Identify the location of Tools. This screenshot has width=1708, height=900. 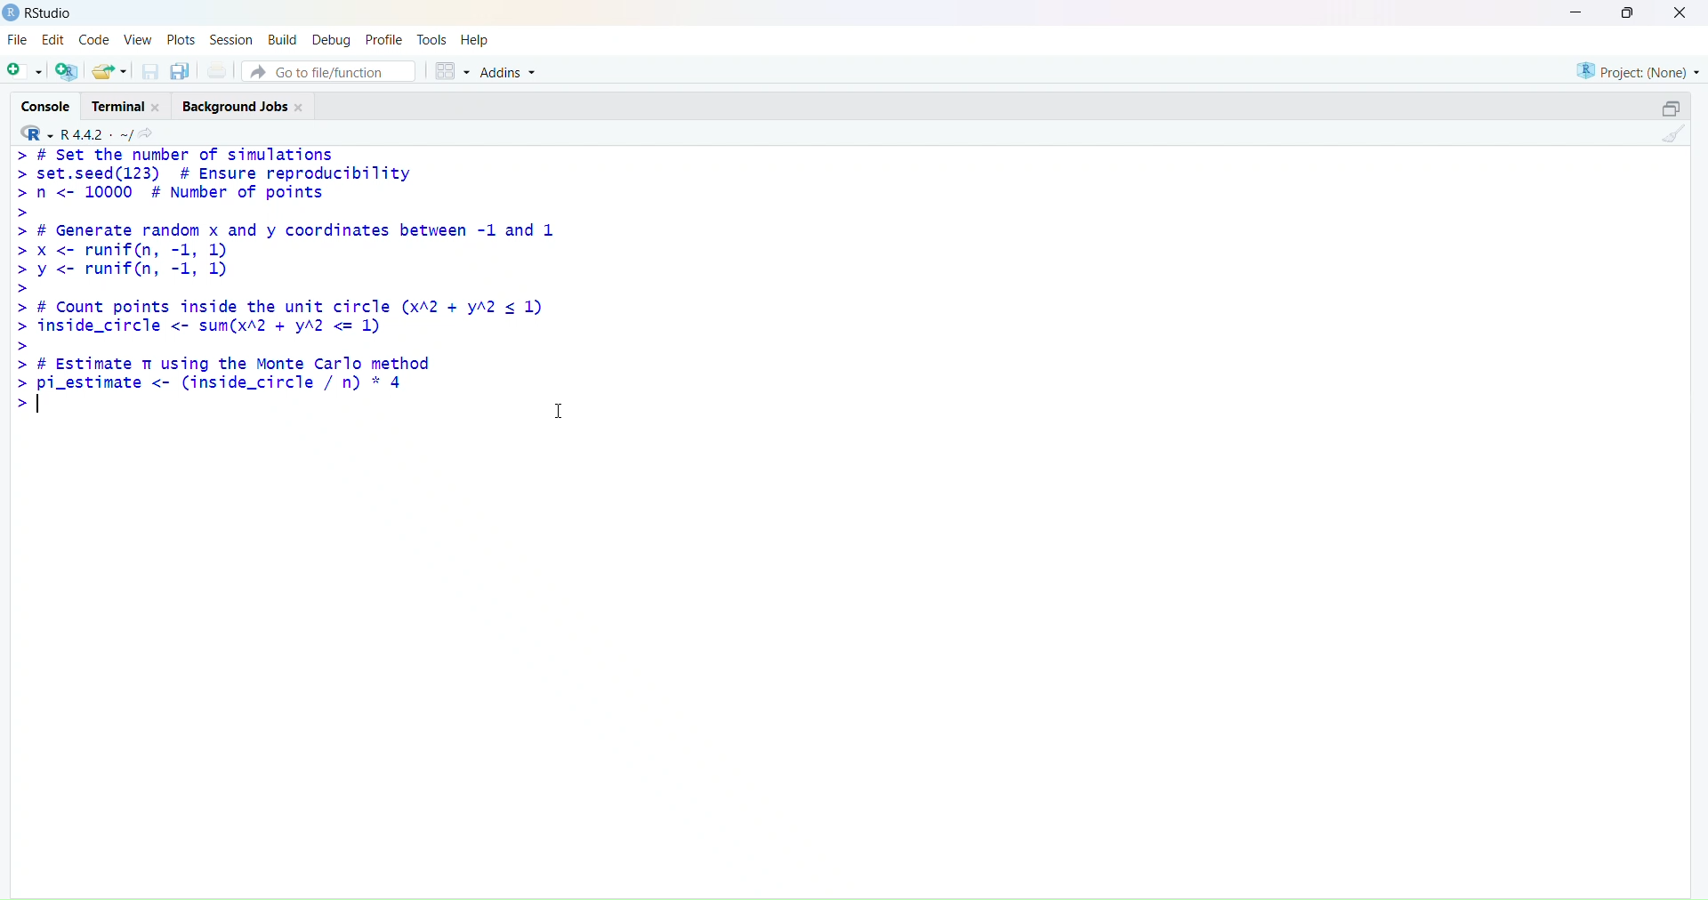
(432, 38).